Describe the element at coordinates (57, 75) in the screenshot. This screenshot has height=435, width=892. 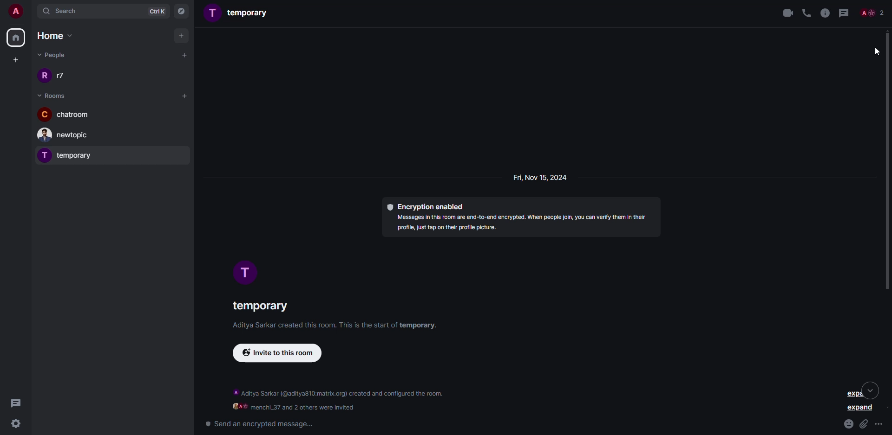
I see `r17` at that location.